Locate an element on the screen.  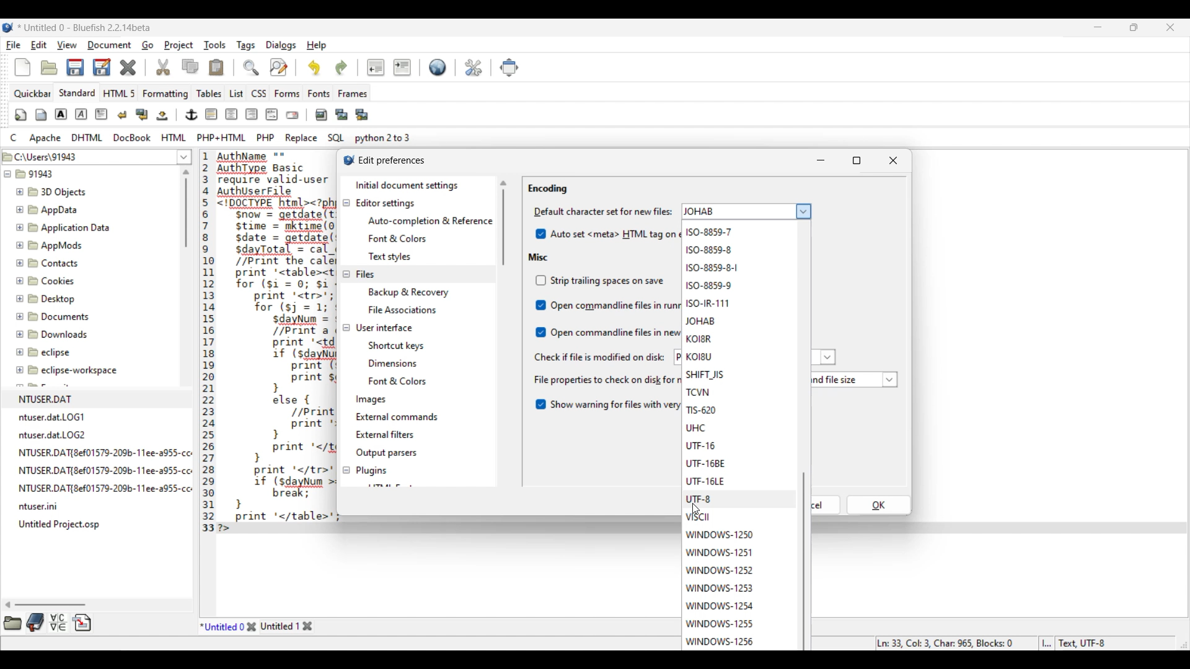
Images is located at coordinates (372, 400).